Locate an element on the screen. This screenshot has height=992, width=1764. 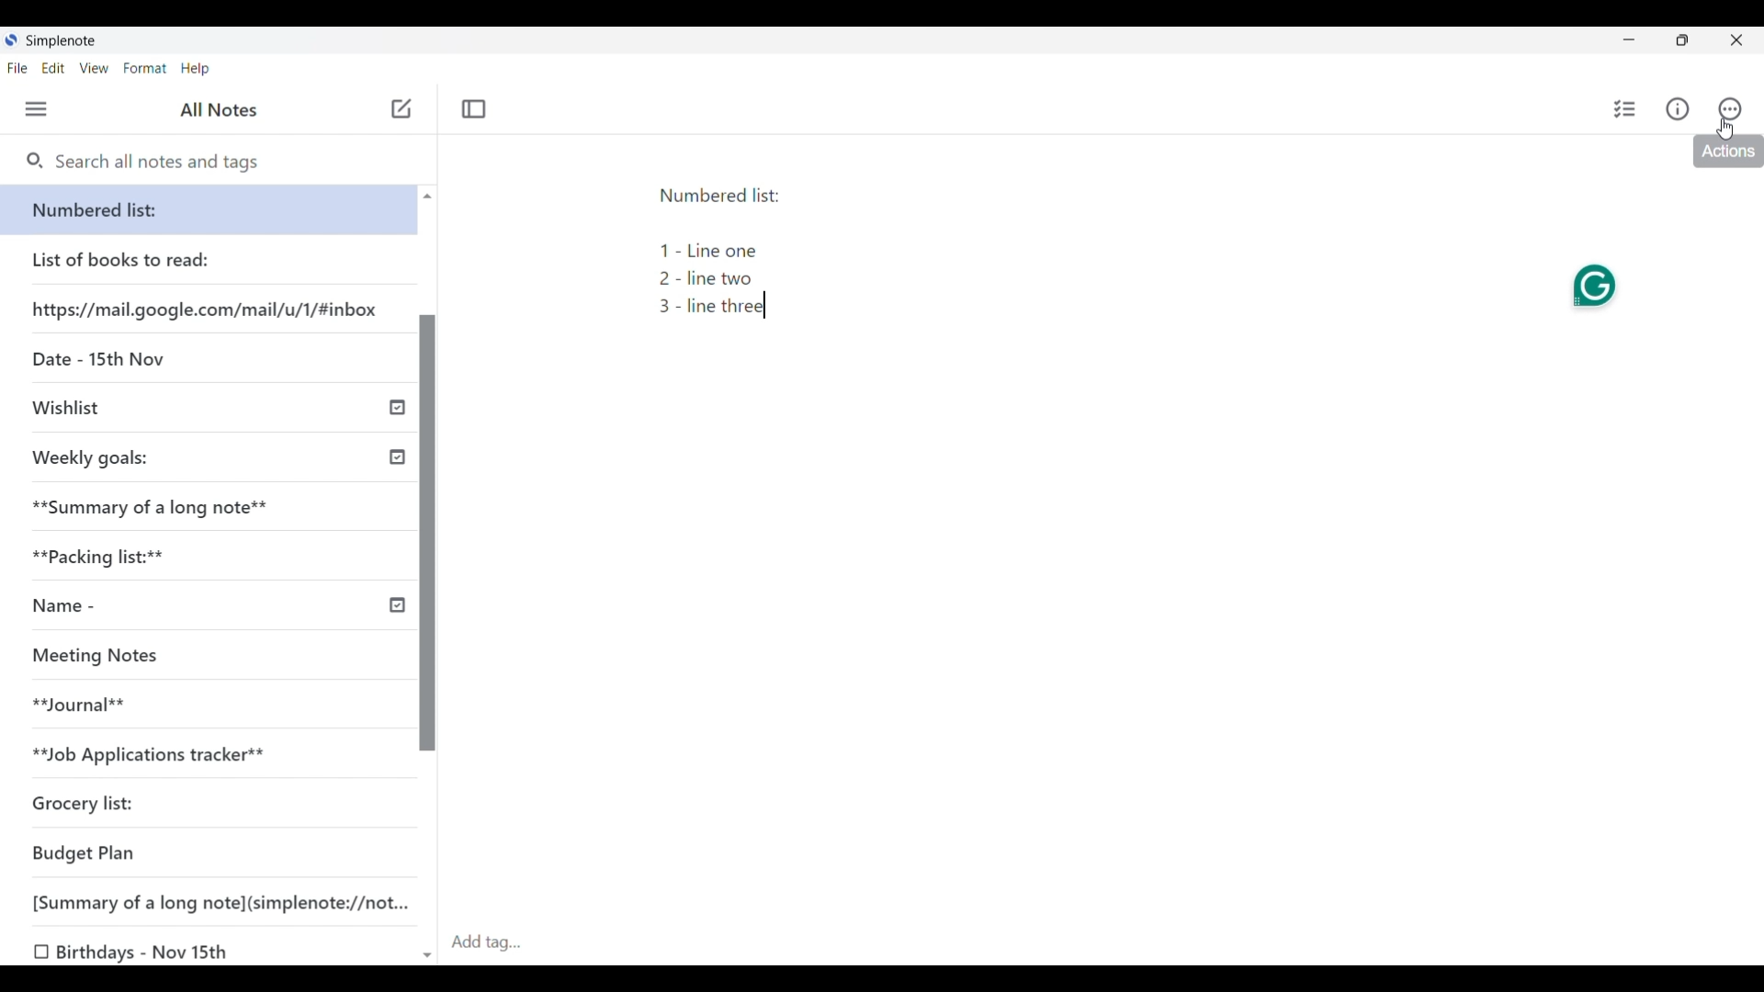
Help menu is located at coordinates (195, 70).